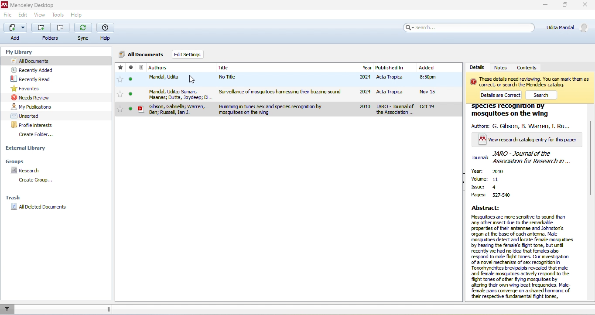 Image resolution: width=595 pixels, height=315 pixels. Describe the element at coordinates (8, 15) in the screenshot. I see `file` at that location.